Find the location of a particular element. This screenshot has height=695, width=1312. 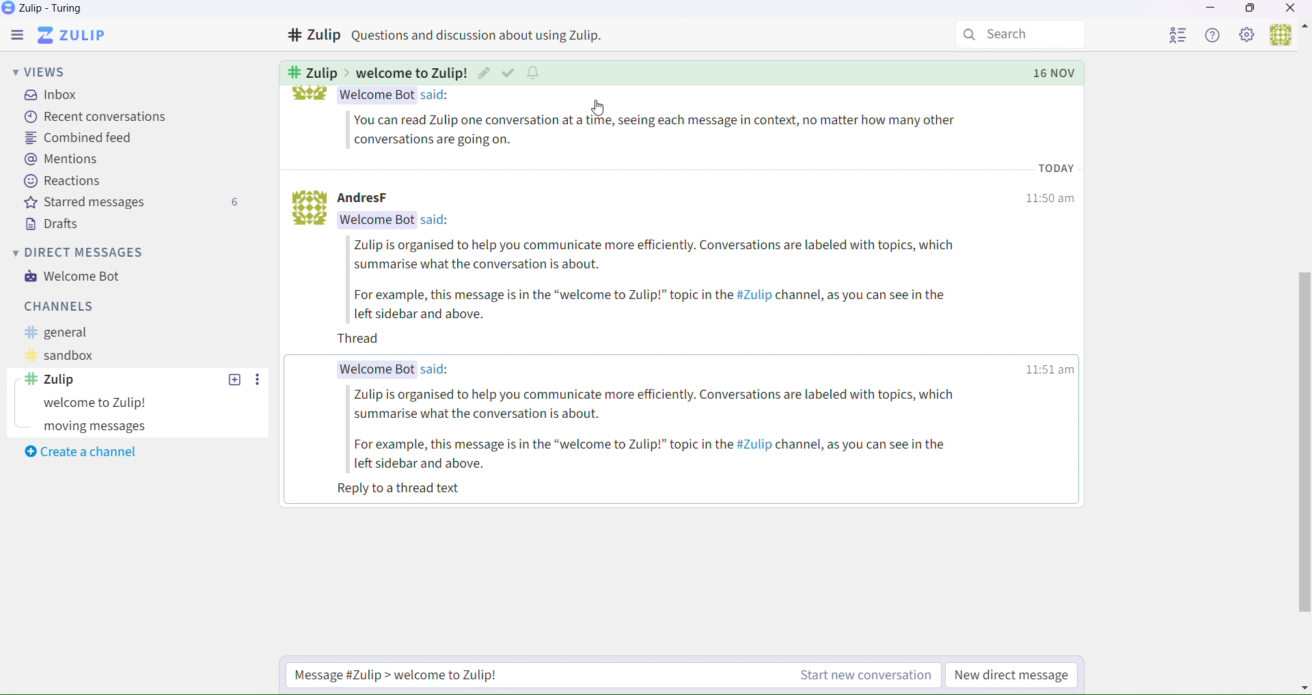

Direct messages is located at coordinates (81, 253).